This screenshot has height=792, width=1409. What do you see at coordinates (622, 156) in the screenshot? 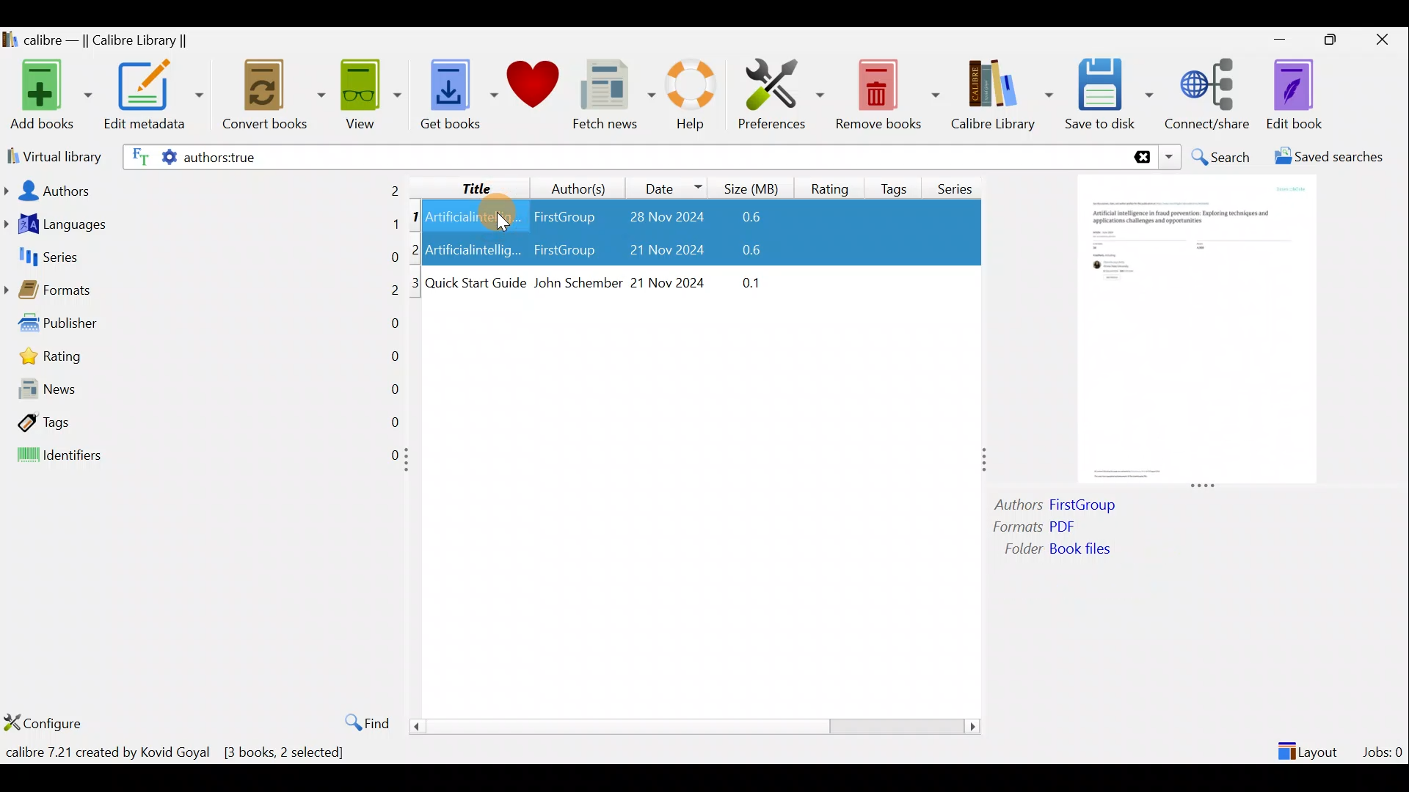
I see `Search by - authors:true` at bounding box center [622, 156].